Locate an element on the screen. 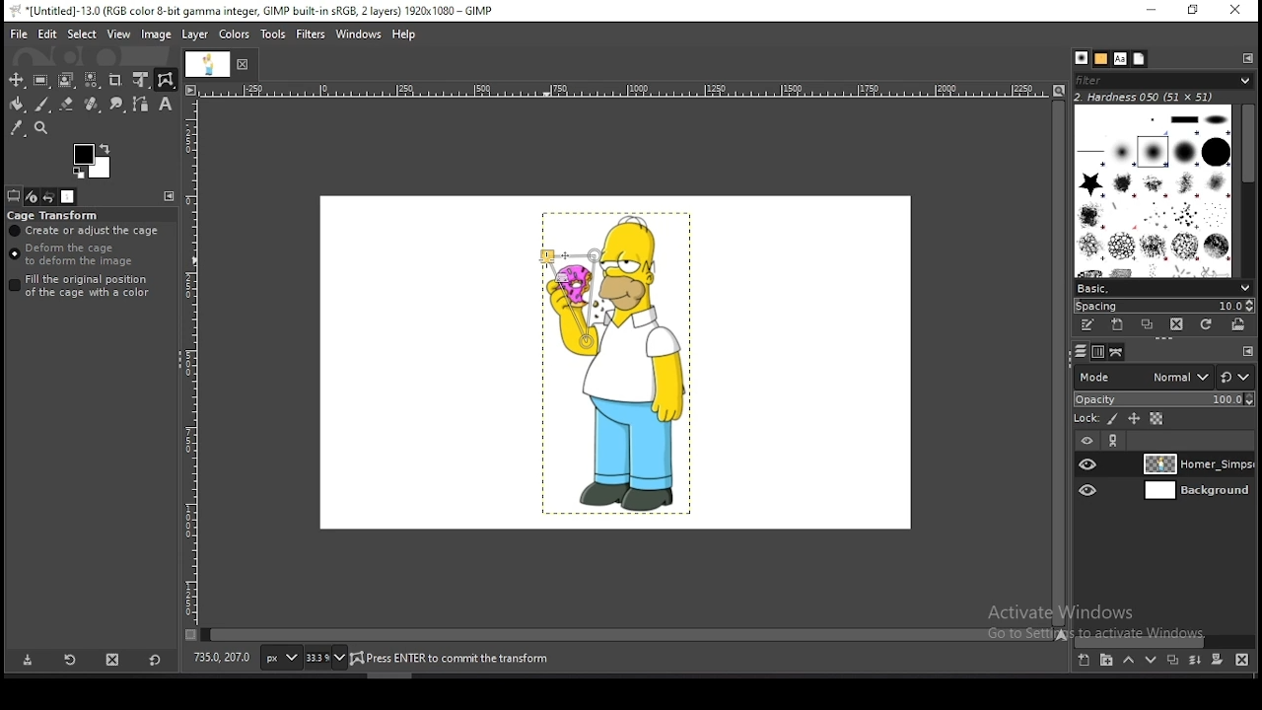 This screenshot has height=710, width=1262. opacity is located at coordinates (1163, 398).